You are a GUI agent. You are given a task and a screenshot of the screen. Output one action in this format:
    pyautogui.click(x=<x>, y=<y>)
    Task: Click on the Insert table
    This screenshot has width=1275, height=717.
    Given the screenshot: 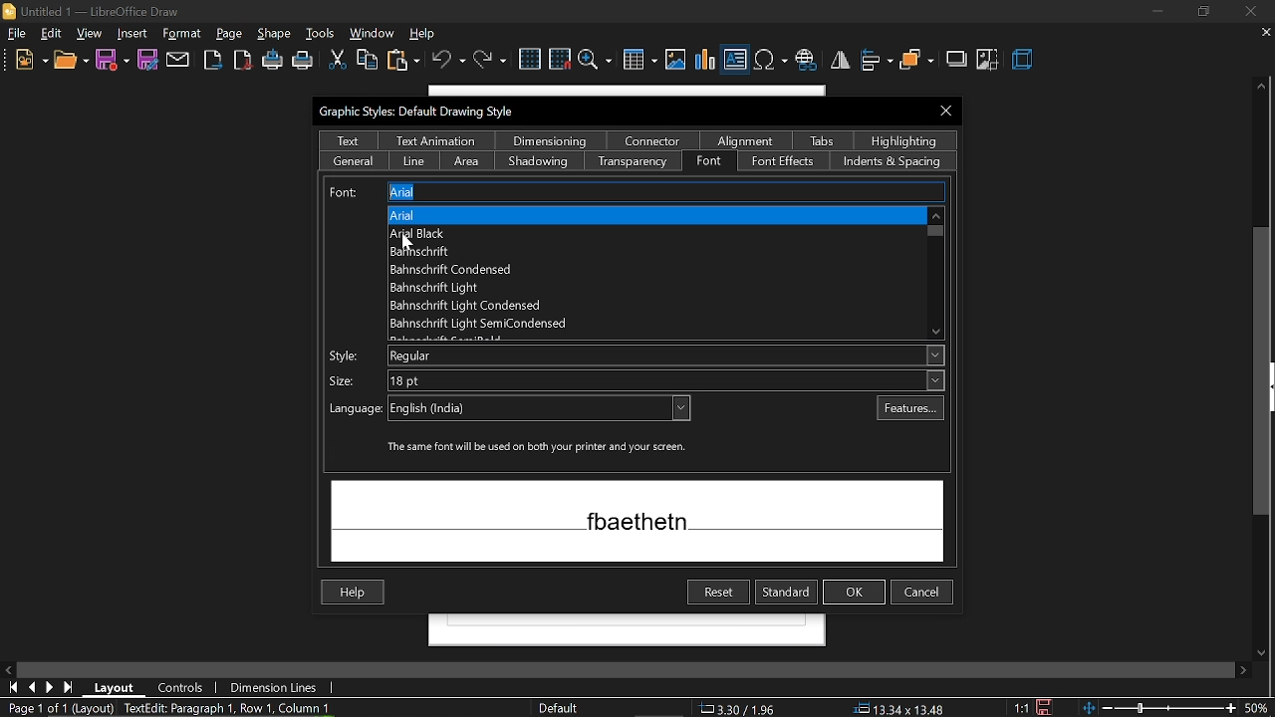 What is the action you would take?
    pyautogui.click(x=639, y=61)
    